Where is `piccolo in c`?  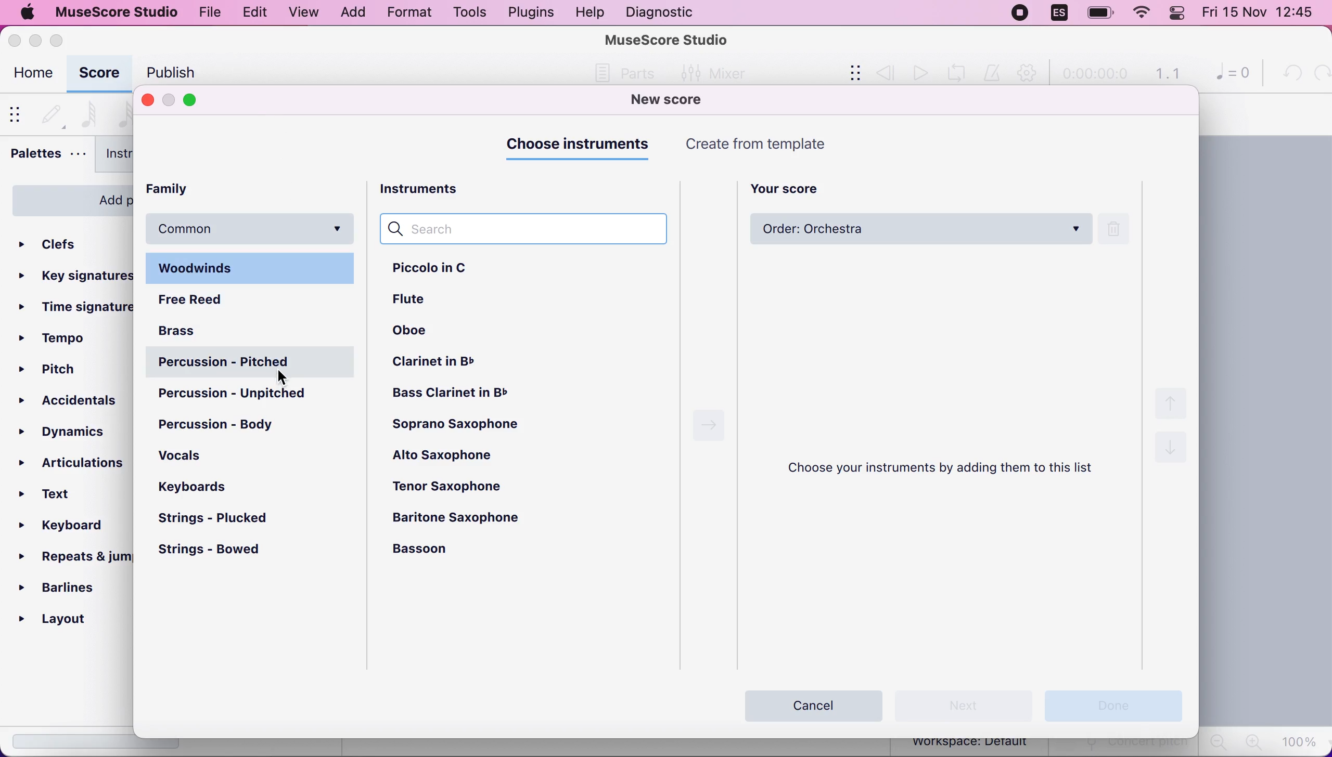
piccolo in c is located at coordinates (440, 271).